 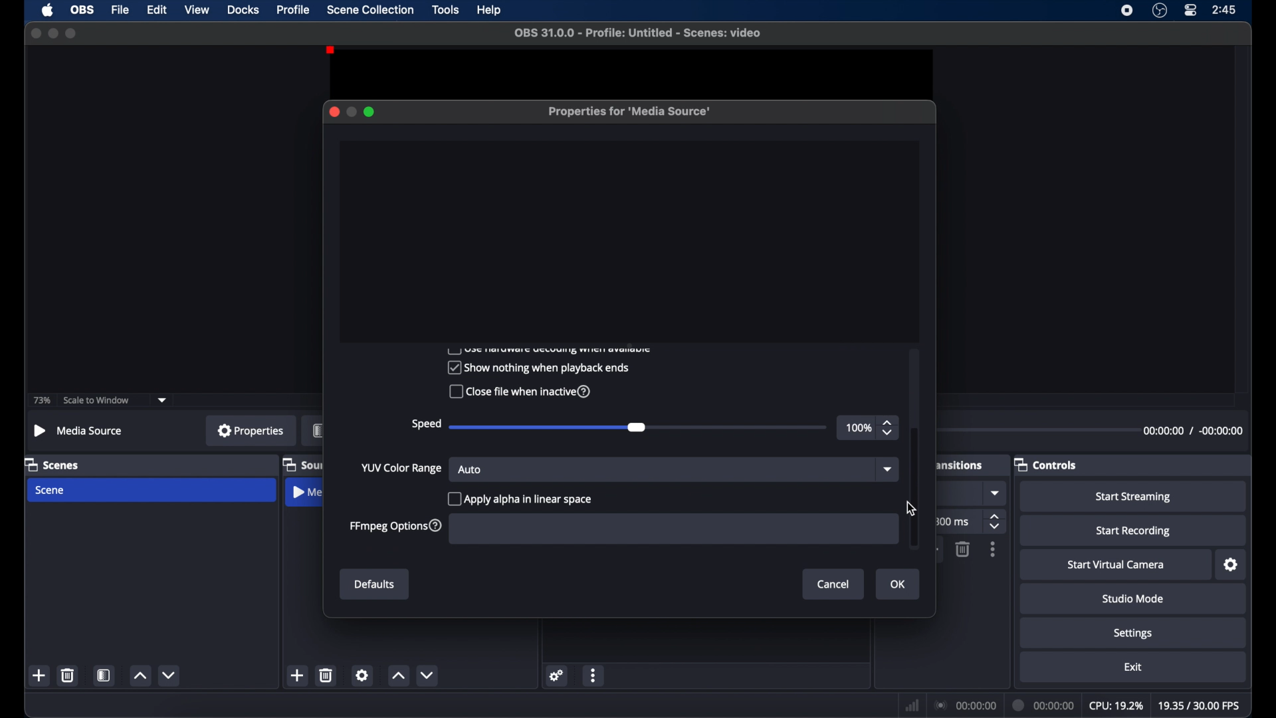 What do you see at coordinates (430, 675) in the screenshot?
I see `decrement` at bounding box center [430, 675].